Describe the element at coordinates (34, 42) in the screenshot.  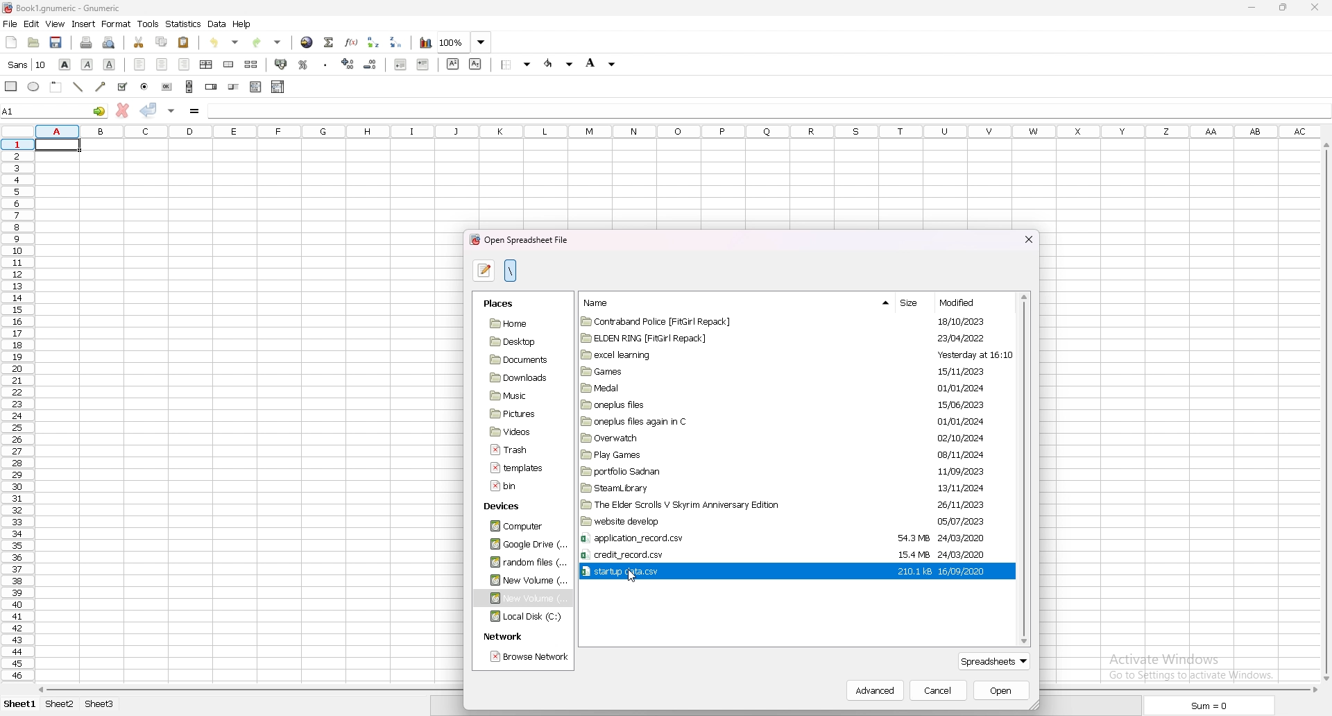
I see `open` at that location.